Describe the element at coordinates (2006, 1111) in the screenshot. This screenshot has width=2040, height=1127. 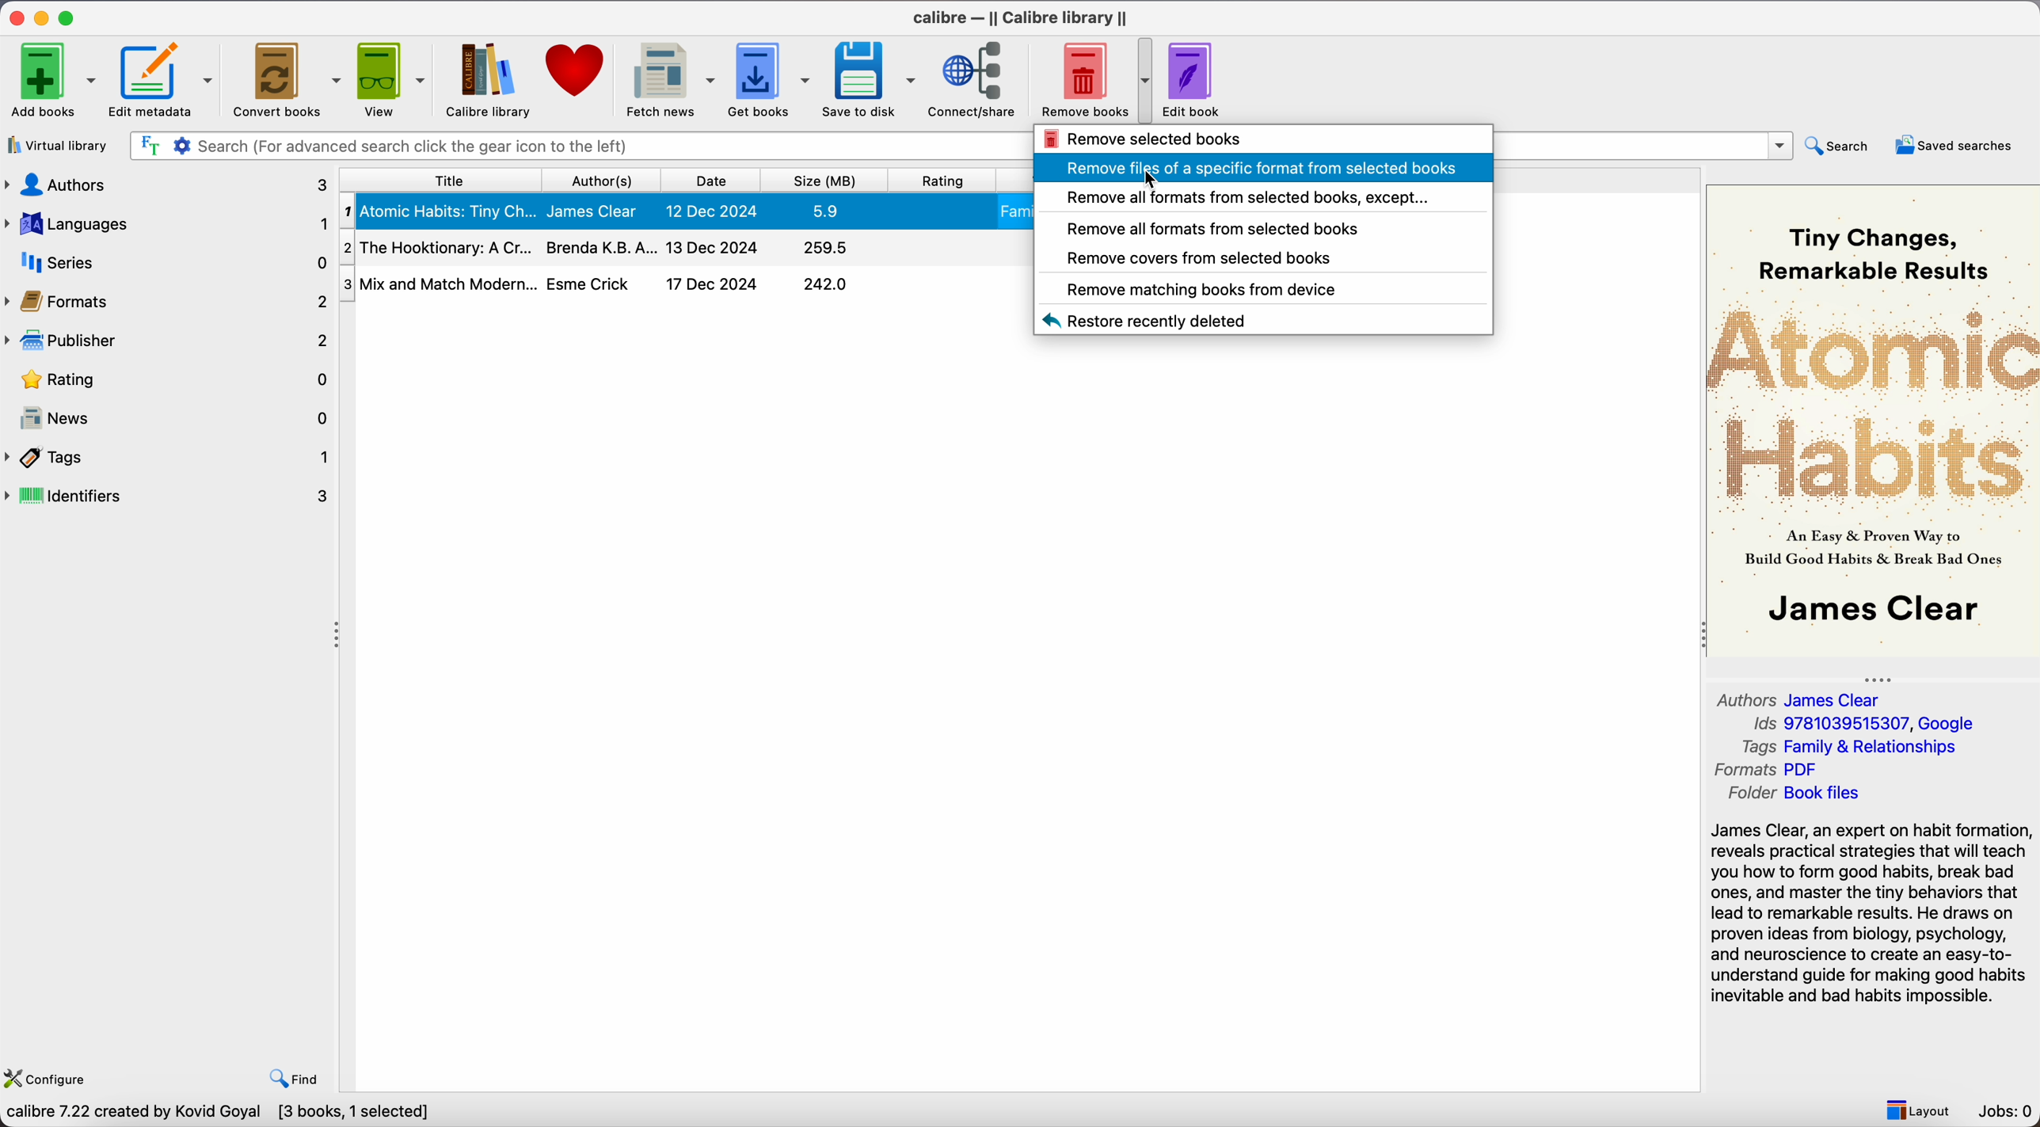
I see `Jobs: 0` at that location.